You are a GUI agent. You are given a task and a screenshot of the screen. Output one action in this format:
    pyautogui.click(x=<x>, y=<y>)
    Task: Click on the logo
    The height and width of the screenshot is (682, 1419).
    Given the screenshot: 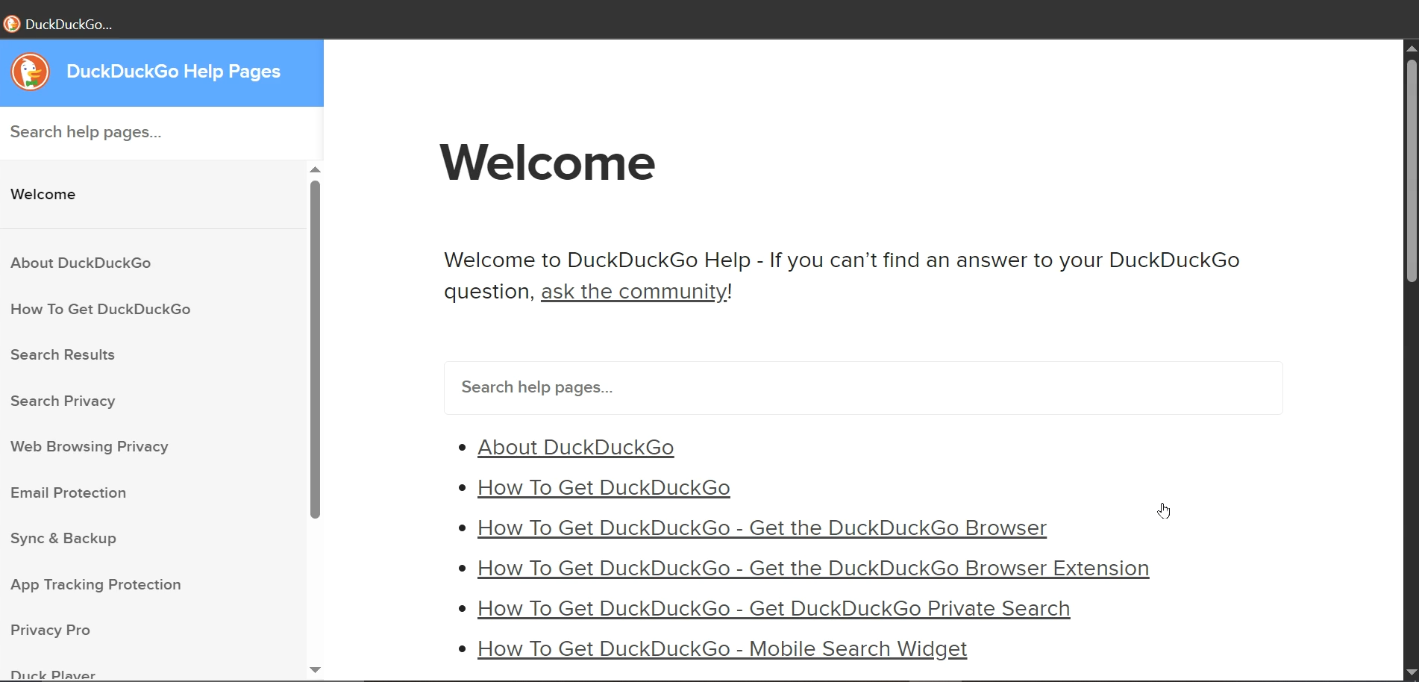 What is the action you would take?
    pyautogui.click(x=31, y=71)
    